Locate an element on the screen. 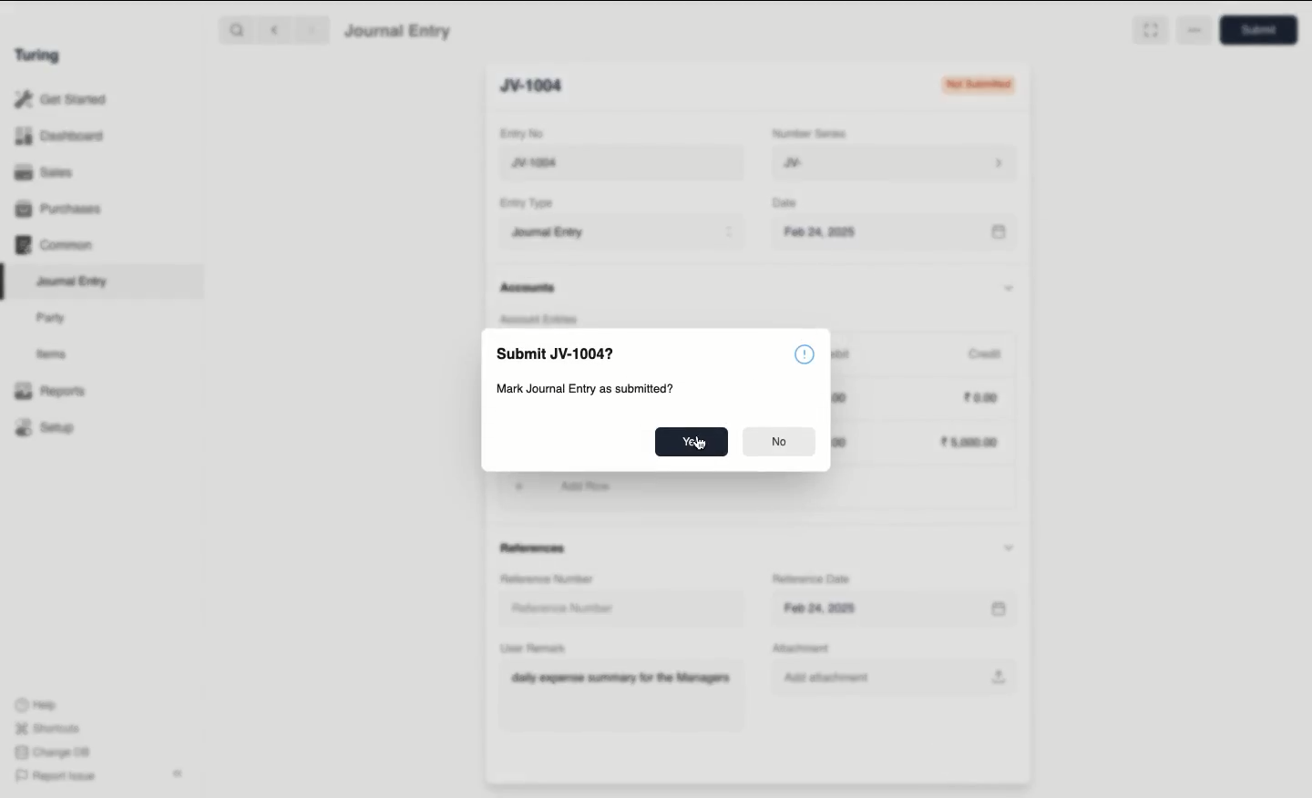 Image resolution: width=1312 pixels, height=798 pixels. Report Issue is located at coordinates (57, 777).